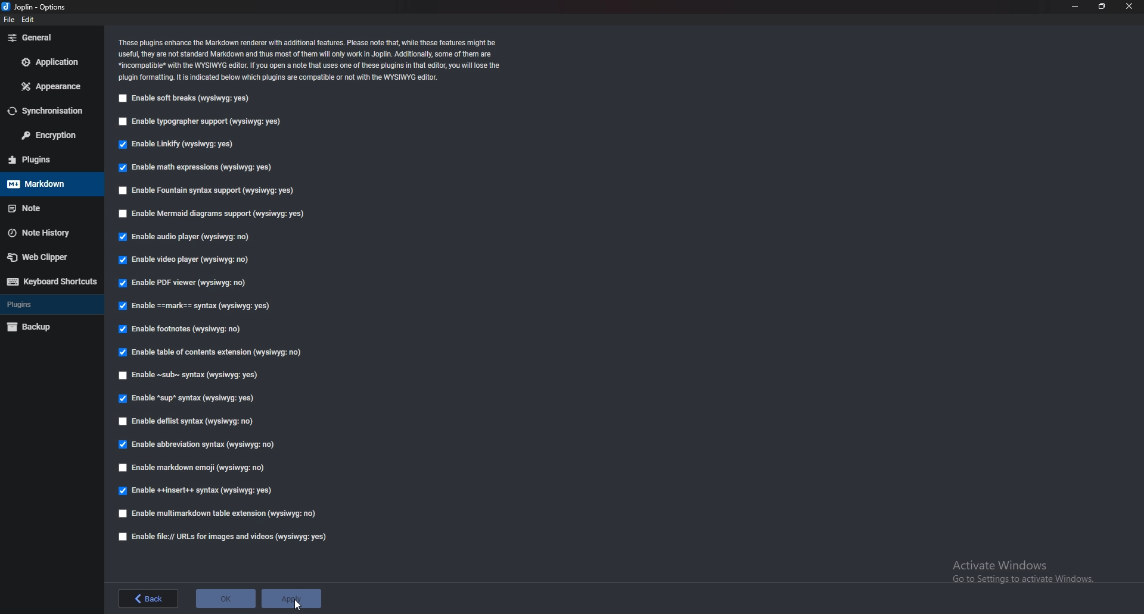  Describe the element at coordinates (49, 257) in the screenshot. I see `Webclipper` at that location.